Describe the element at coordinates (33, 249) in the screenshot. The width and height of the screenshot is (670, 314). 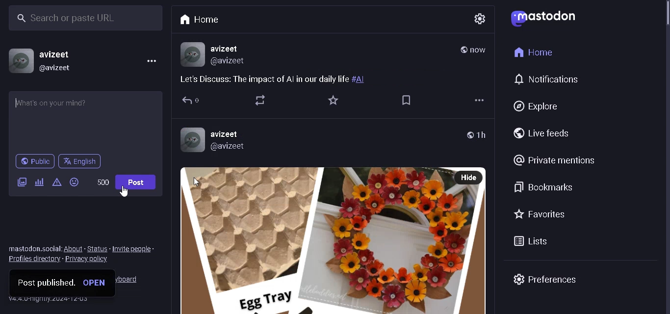
I see `TEXT` at that location.